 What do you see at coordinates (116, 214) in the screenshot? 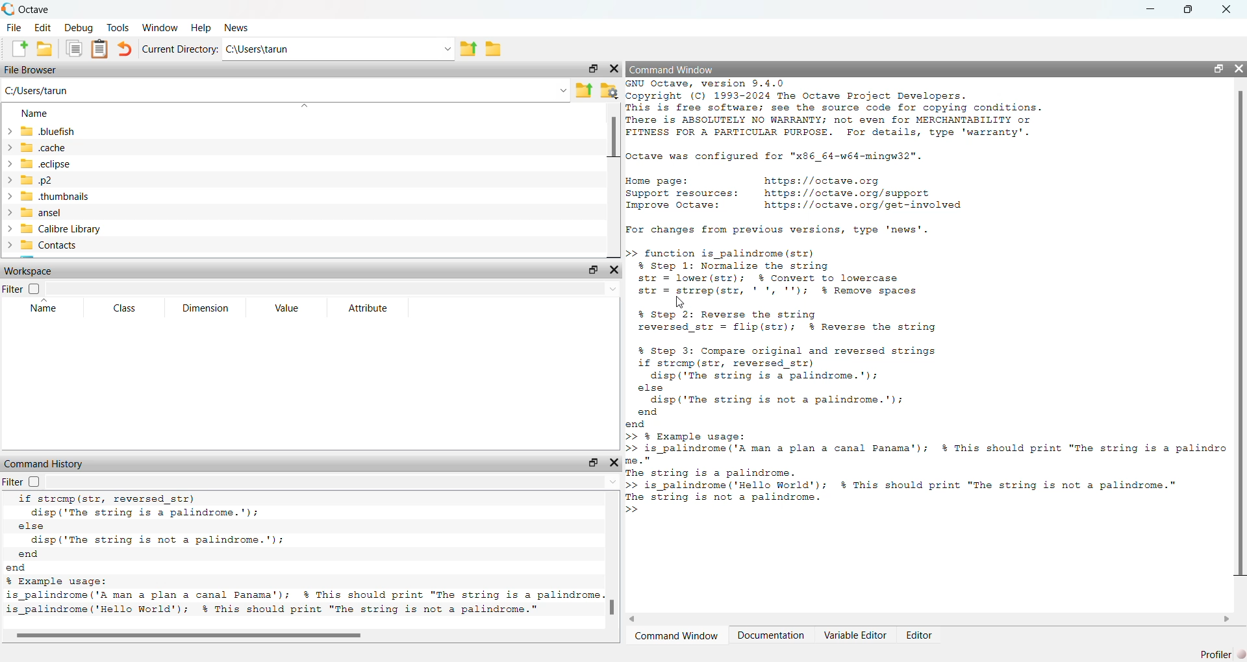
I see `ansel` at bounding box center [116, 214].